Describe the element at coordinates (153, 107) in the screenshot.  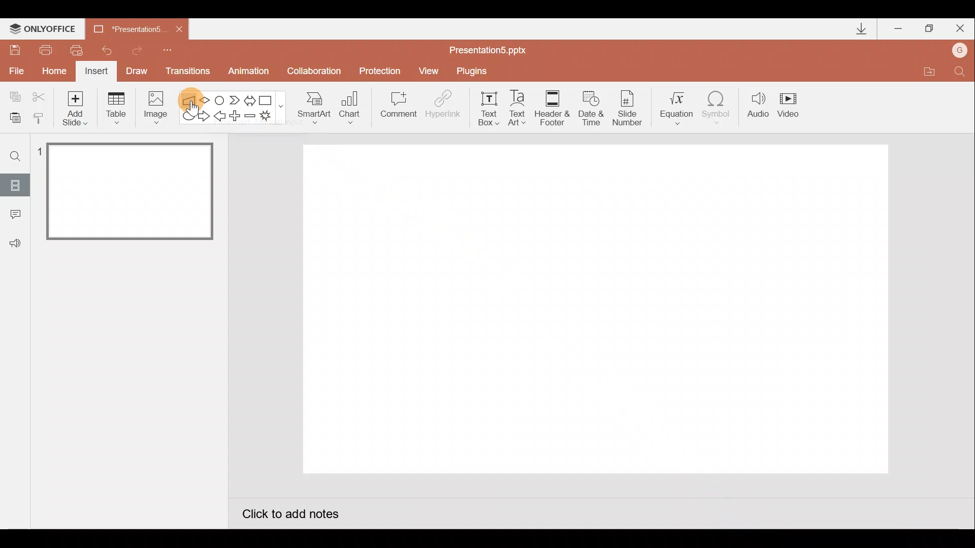
I see `Image` at that location.